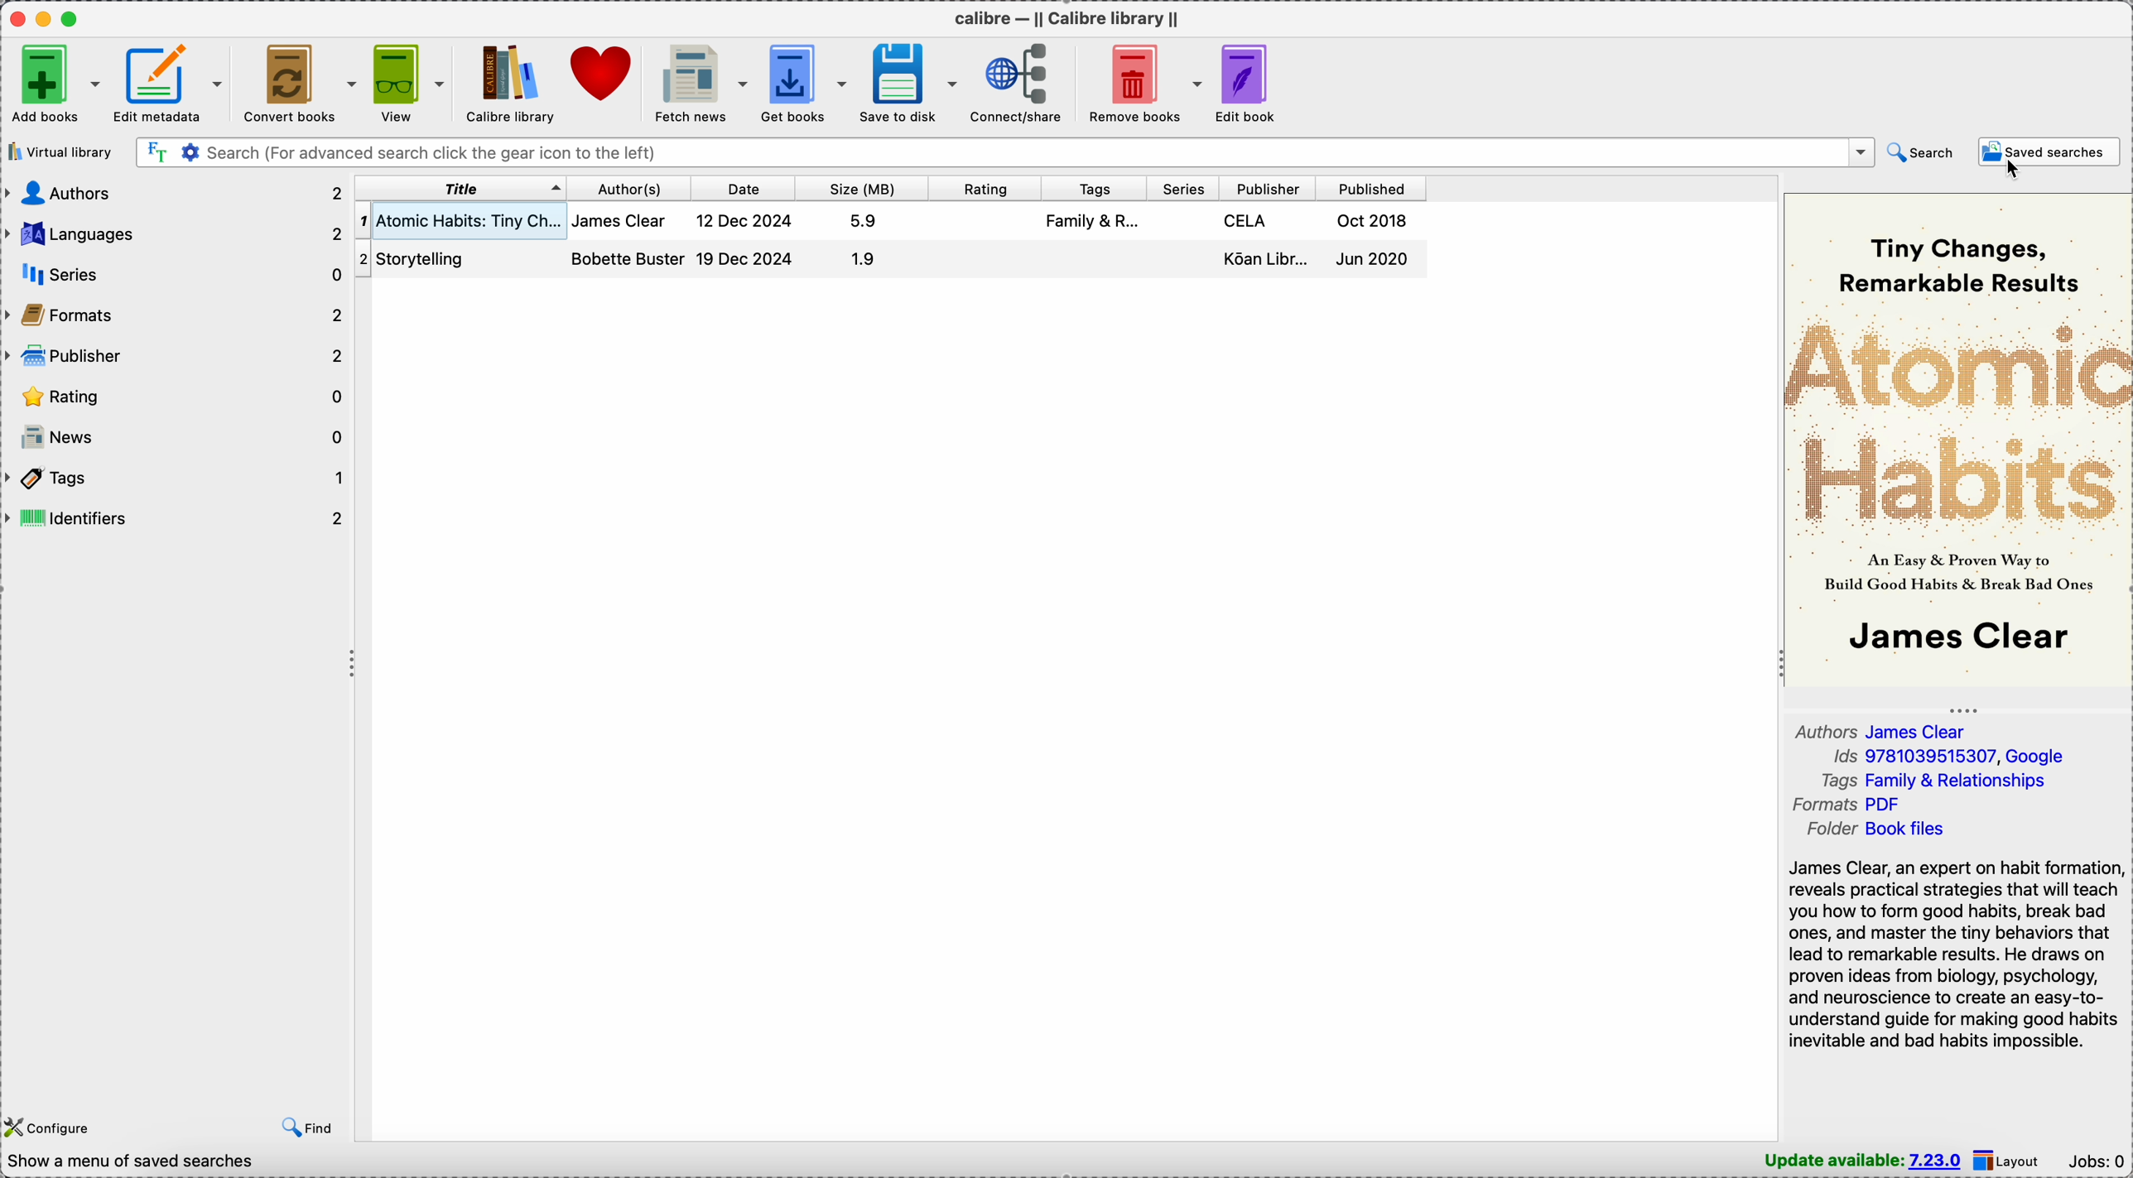  Describe the element at coordinates (459, 190) in the screenshot. I see `title` at that location.